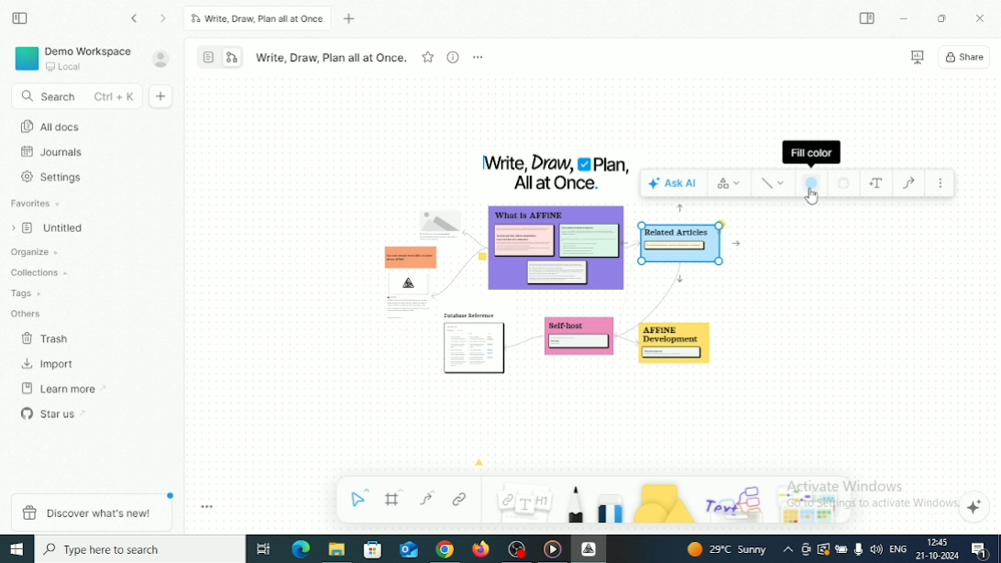 This screenshot has width=1001, height=563. Describe the element at coordinates (440, 219) in the screenshot. I see `Image` at that location.